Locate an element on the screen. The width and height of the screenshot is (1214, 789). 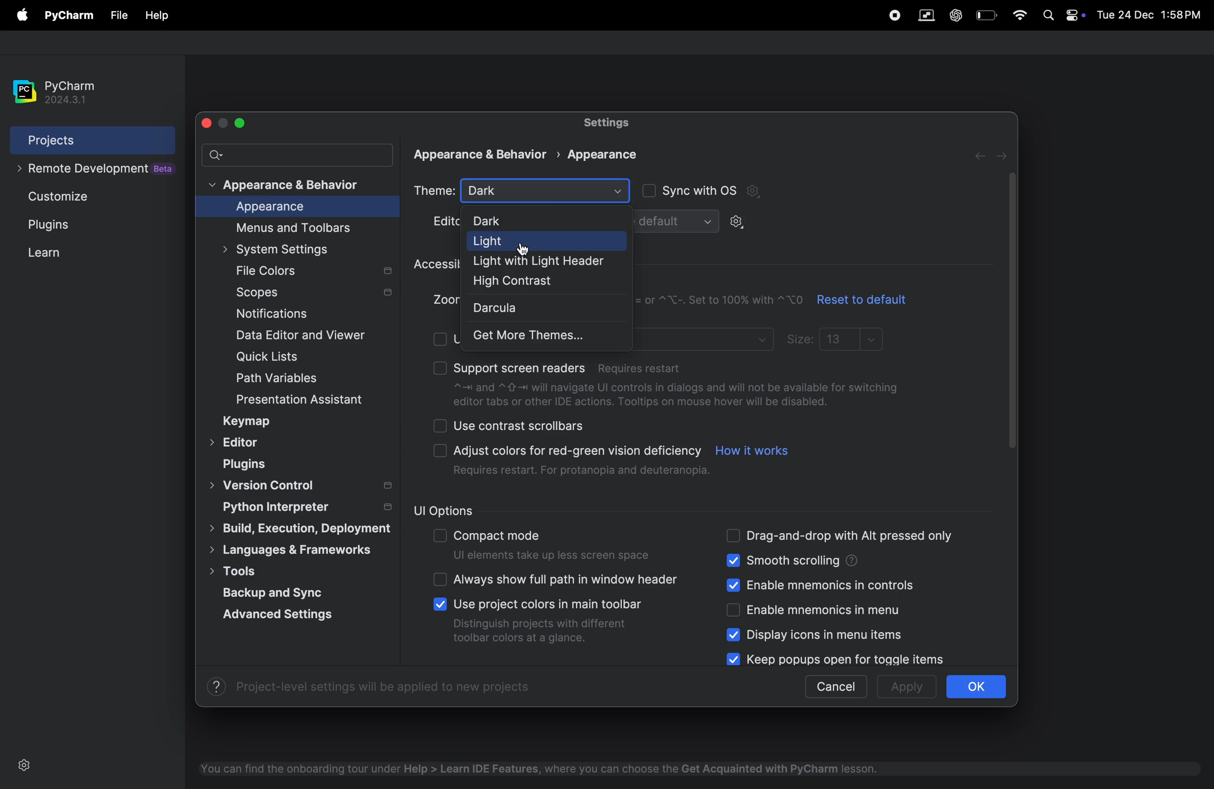
wifi is located at coordinates (1019, 17).